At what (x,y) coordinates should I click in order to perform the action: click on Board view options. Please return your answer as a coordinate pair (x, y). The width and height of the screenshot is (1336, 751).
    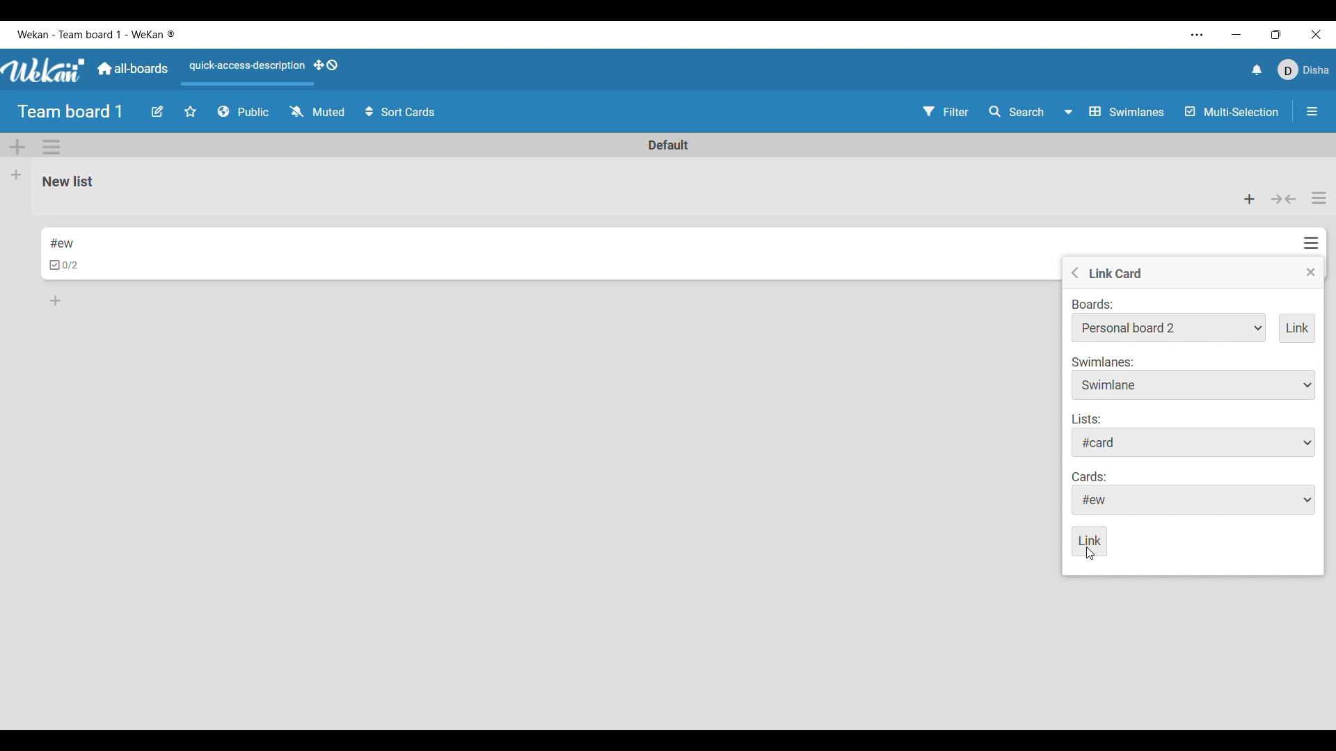
    Looking at the image, I should click on (1114, 111).